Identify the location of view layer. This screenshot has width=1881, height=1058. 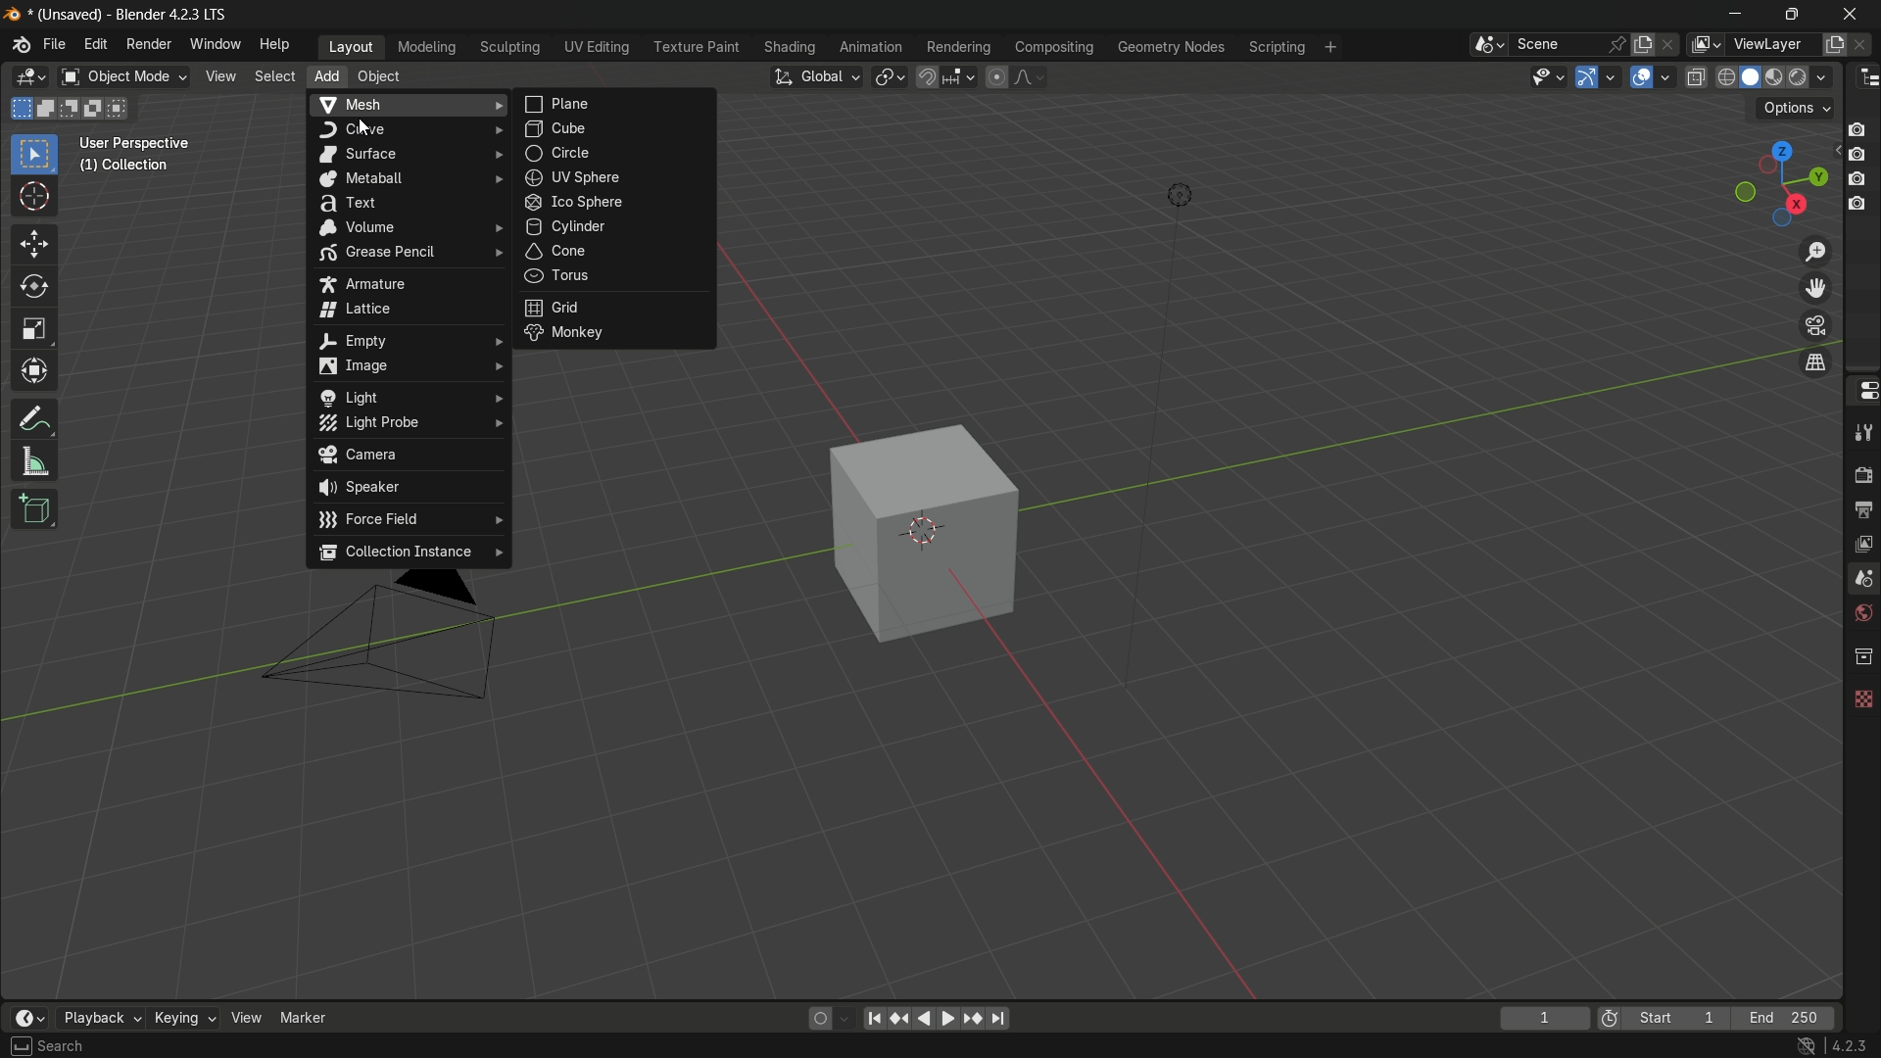
(1861, 544).